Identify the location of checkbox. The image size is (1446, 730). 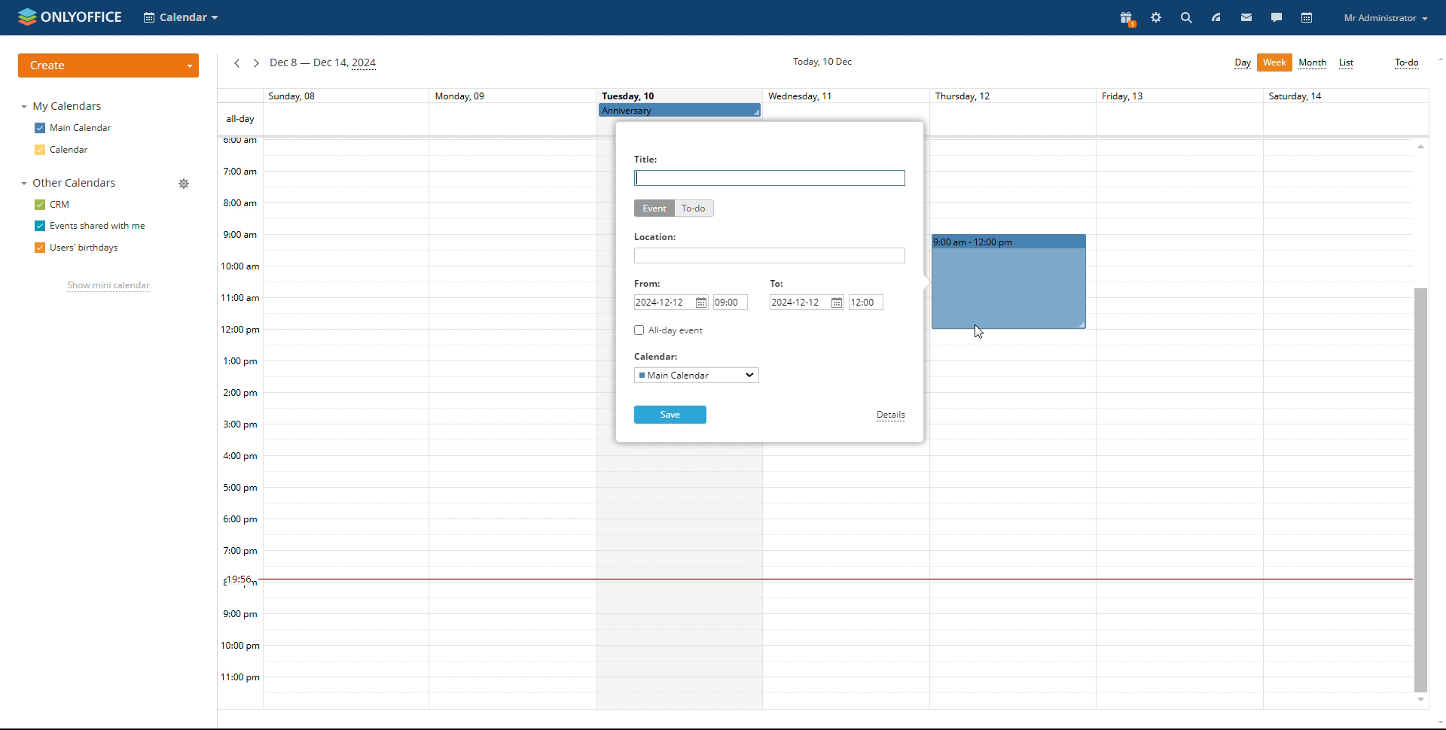
(38, 150).